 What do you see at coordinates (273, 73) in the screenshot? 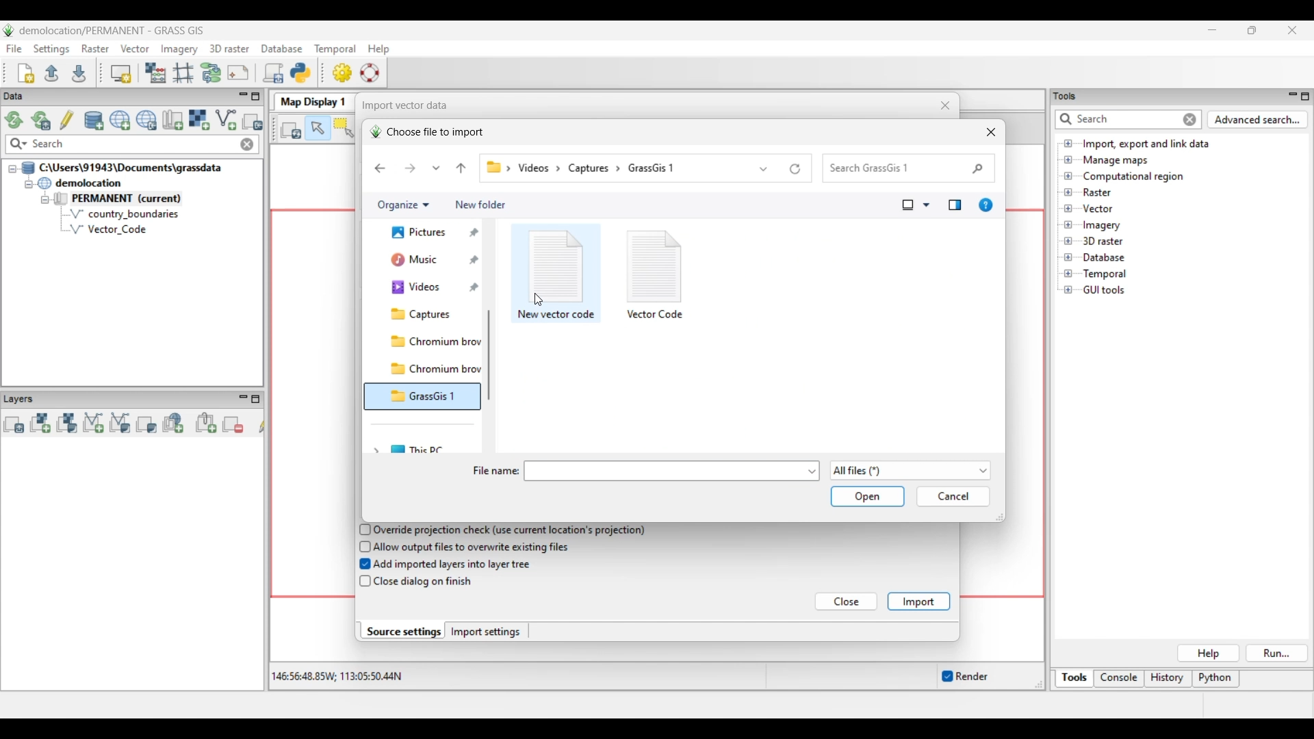
I see `Launch user-defined script` at bounding box center [273, 73].